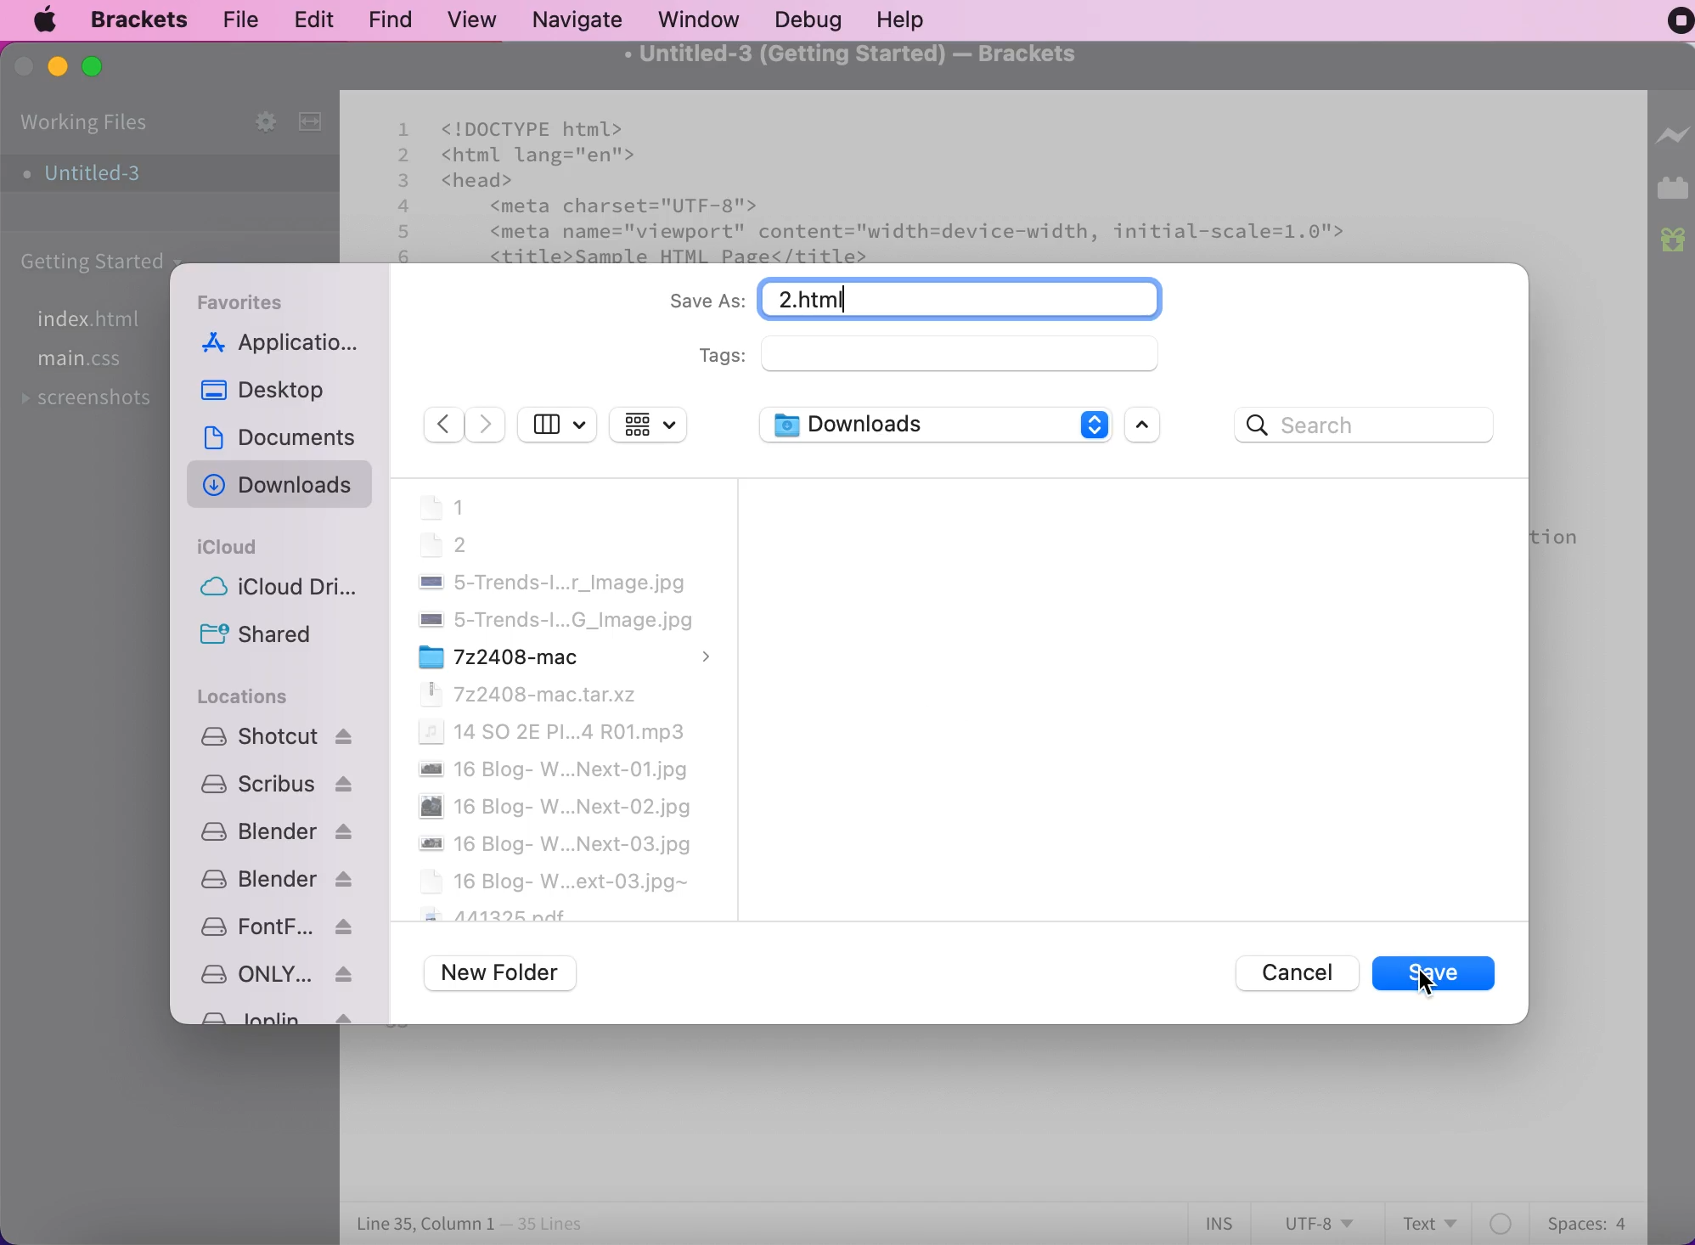 The height and width of the screenshot is (1245, 1695). Describe the element at coordinates (487, 423) in the screenshot. I see `next` at that location.